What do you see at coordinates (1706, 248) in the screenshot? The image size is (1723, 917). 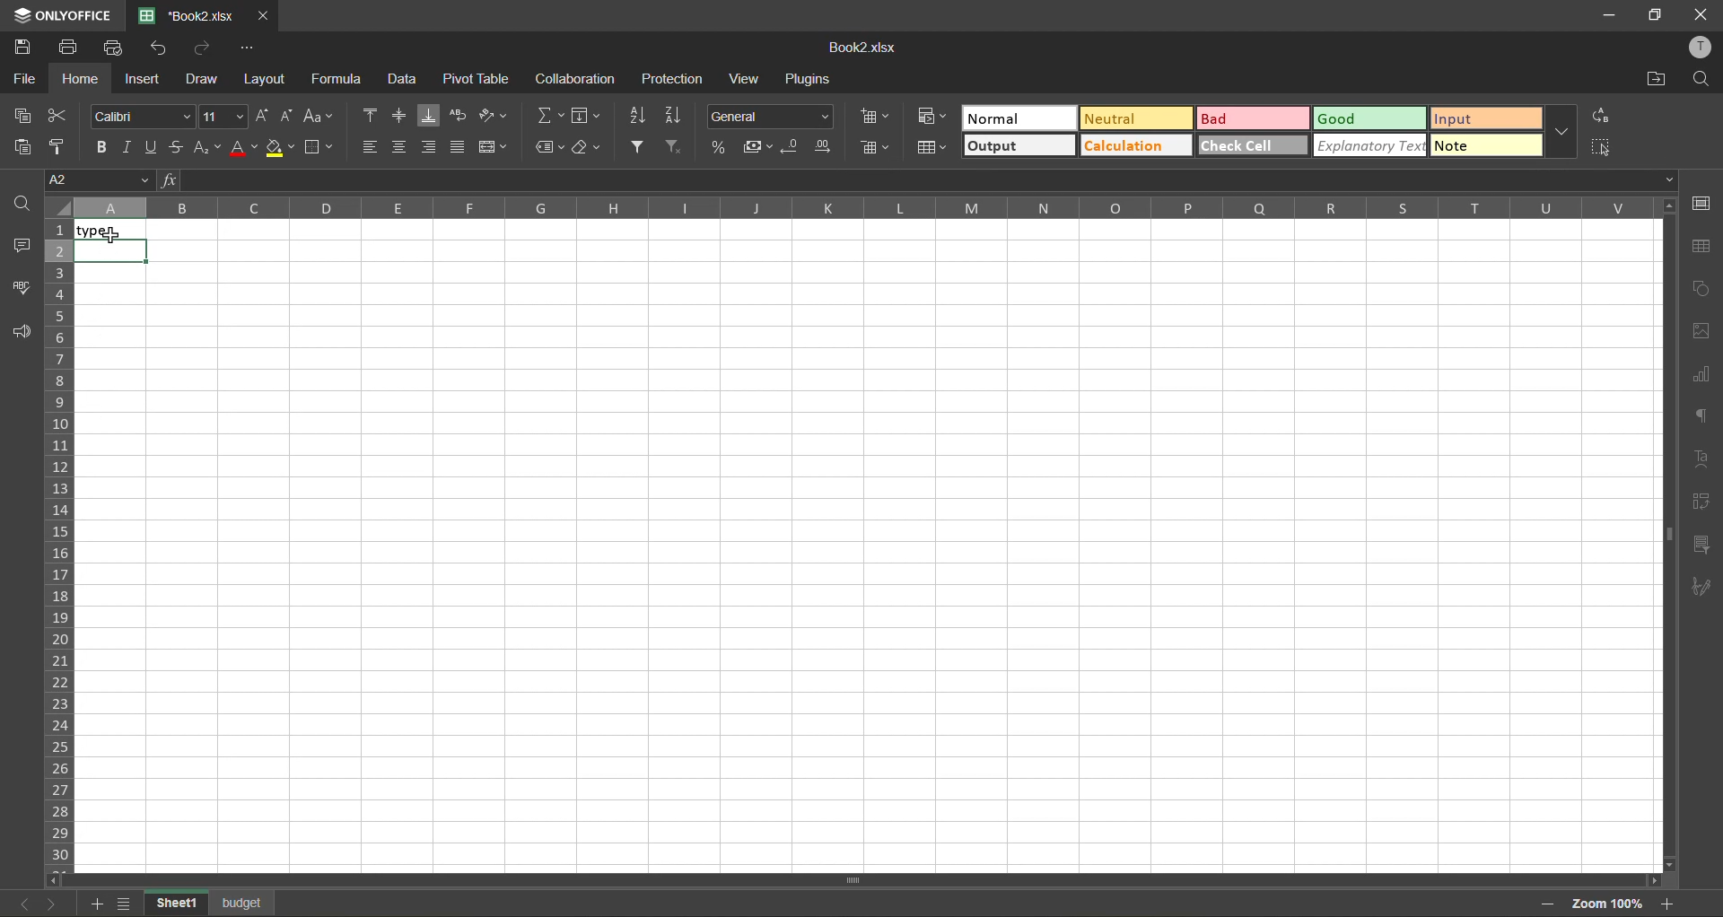 I see `table` at bounding box center [1706, 248].